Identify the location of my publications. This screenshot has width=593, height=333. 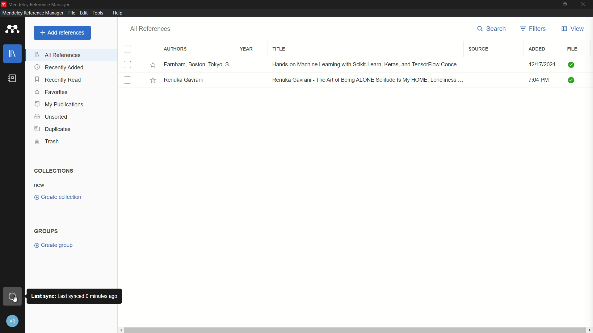
(59, 105).